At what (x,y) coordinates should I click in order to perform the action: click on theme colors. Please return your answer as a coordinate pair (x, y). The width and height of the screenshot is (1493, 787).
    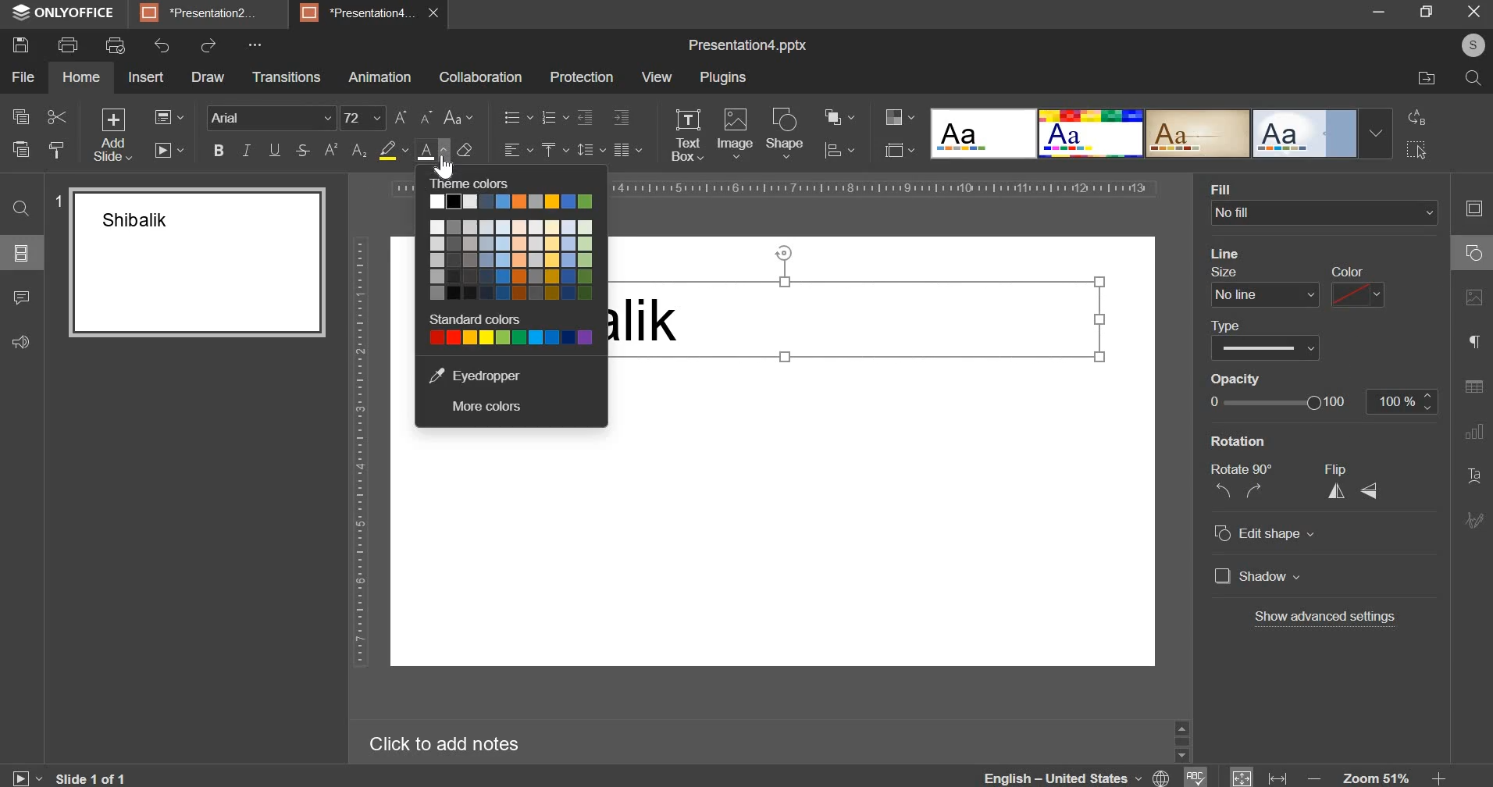
    Looking at the image, I should click on (479, 183).